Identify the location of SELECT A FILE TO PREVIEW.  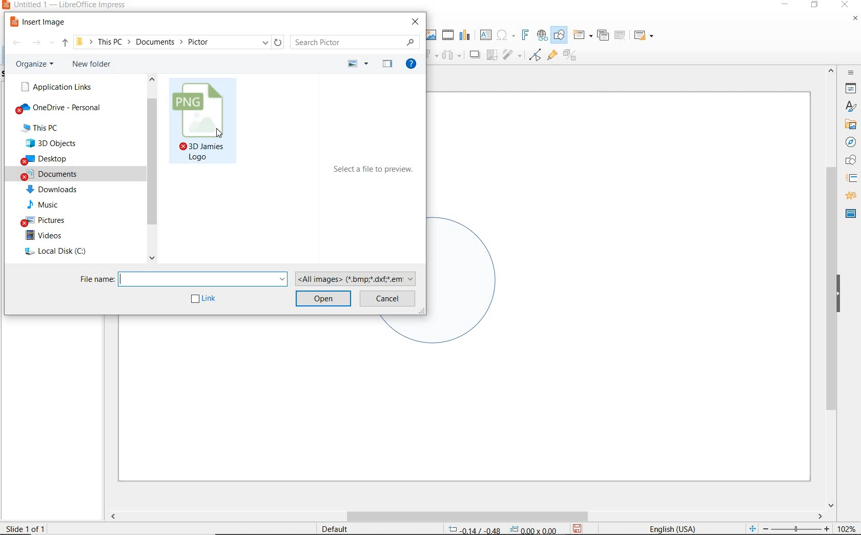
(375, 172).